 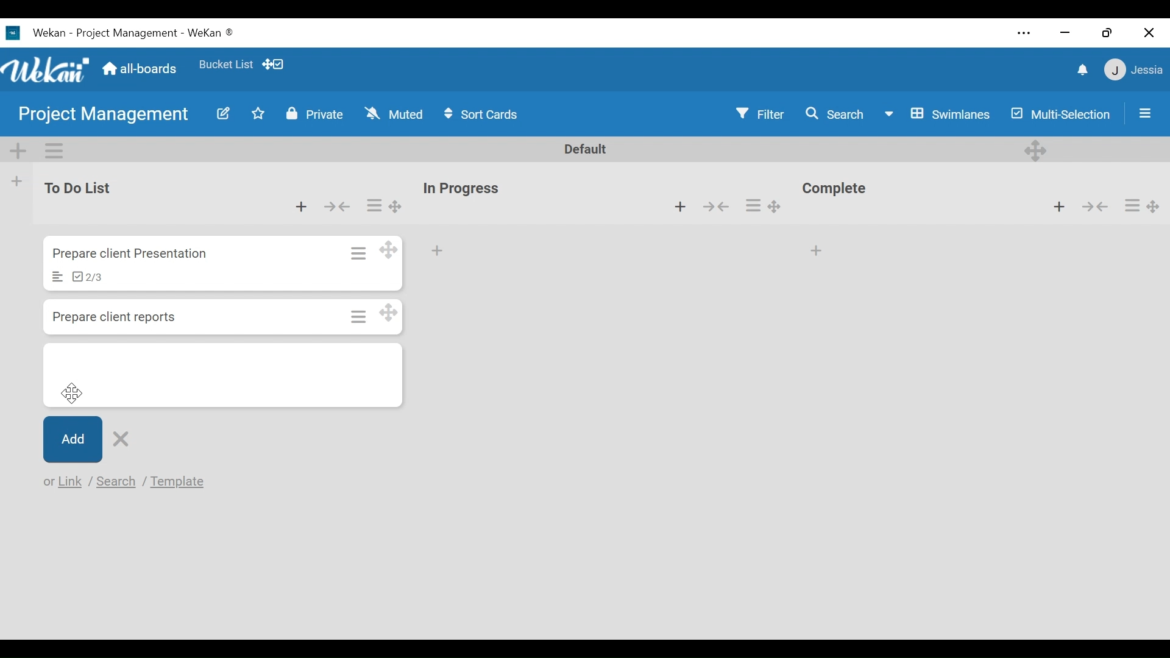 What do you see at coordinates (839, 190) in the screenshot?
I see `Complete` at bounding box center [839, 190].